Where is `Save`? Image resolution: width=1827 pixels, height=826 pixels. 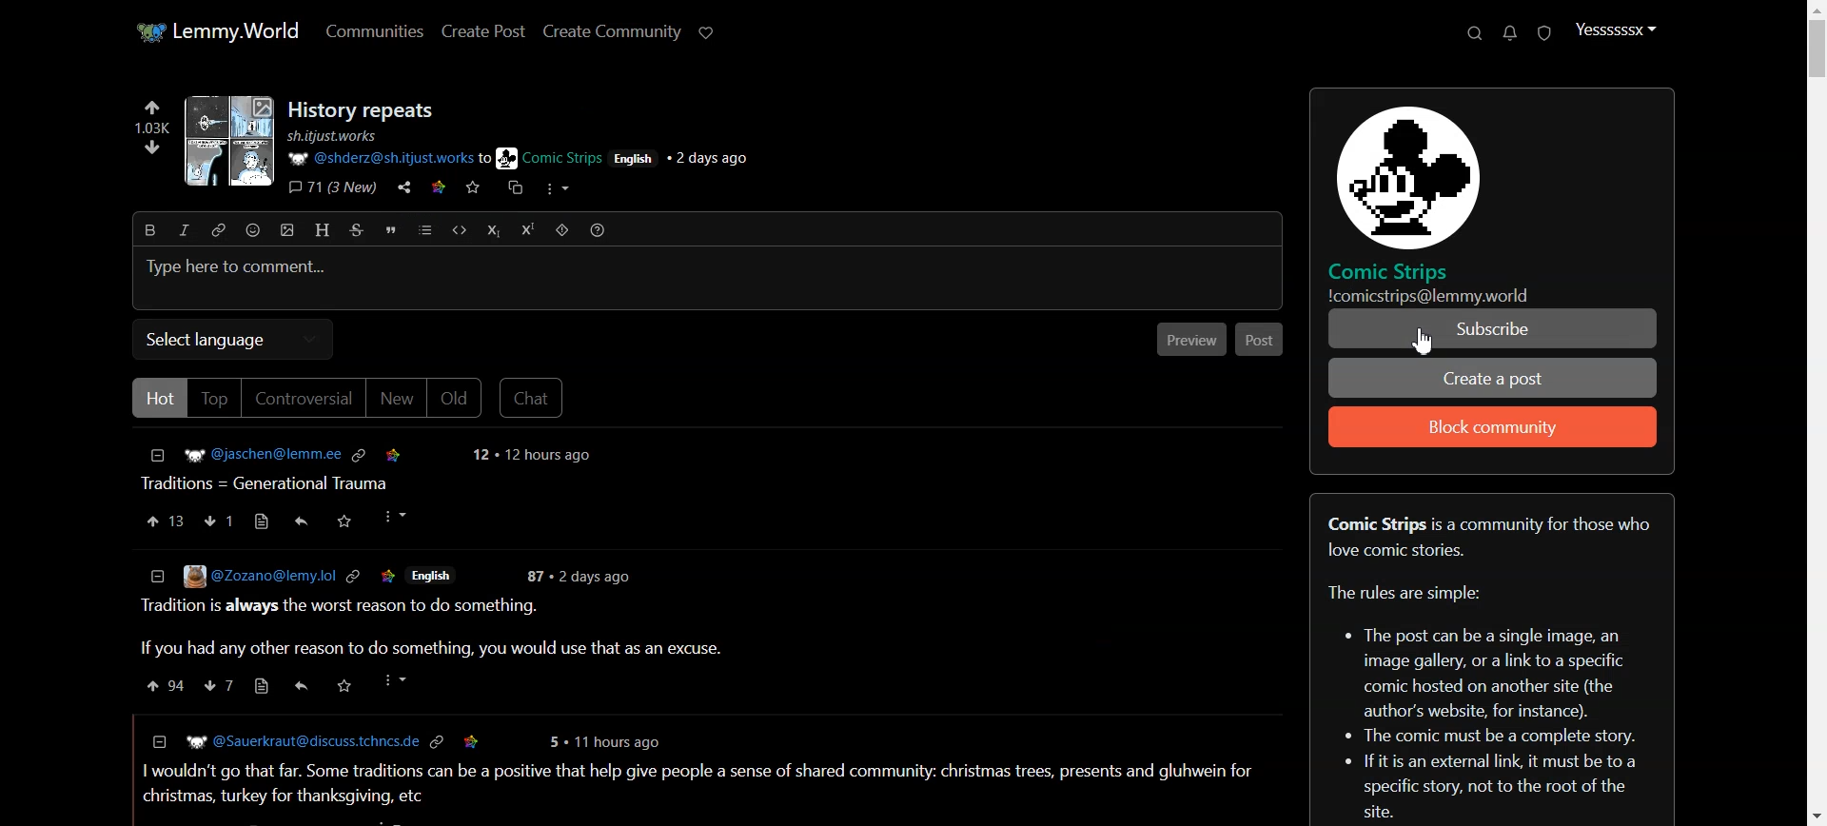 Save is located at coordinates (344, 520).